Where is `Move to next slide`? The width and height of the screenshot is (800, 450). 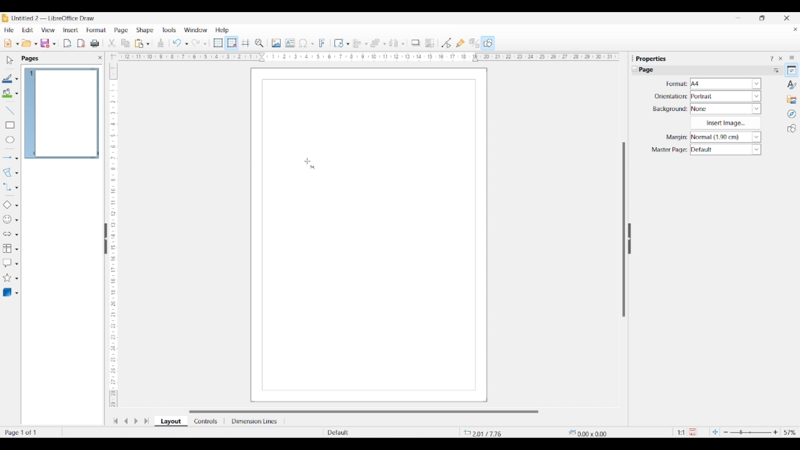
Move to next slide is located at coordinates (136, 421).